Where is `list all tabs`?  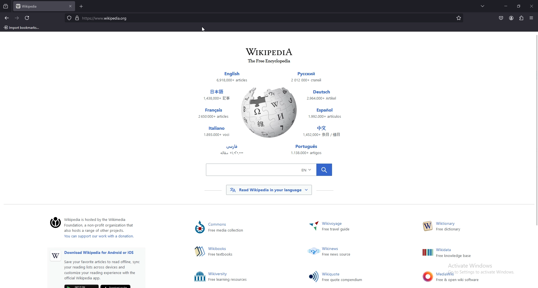
list all tabs is located at coordinates (484, 6).